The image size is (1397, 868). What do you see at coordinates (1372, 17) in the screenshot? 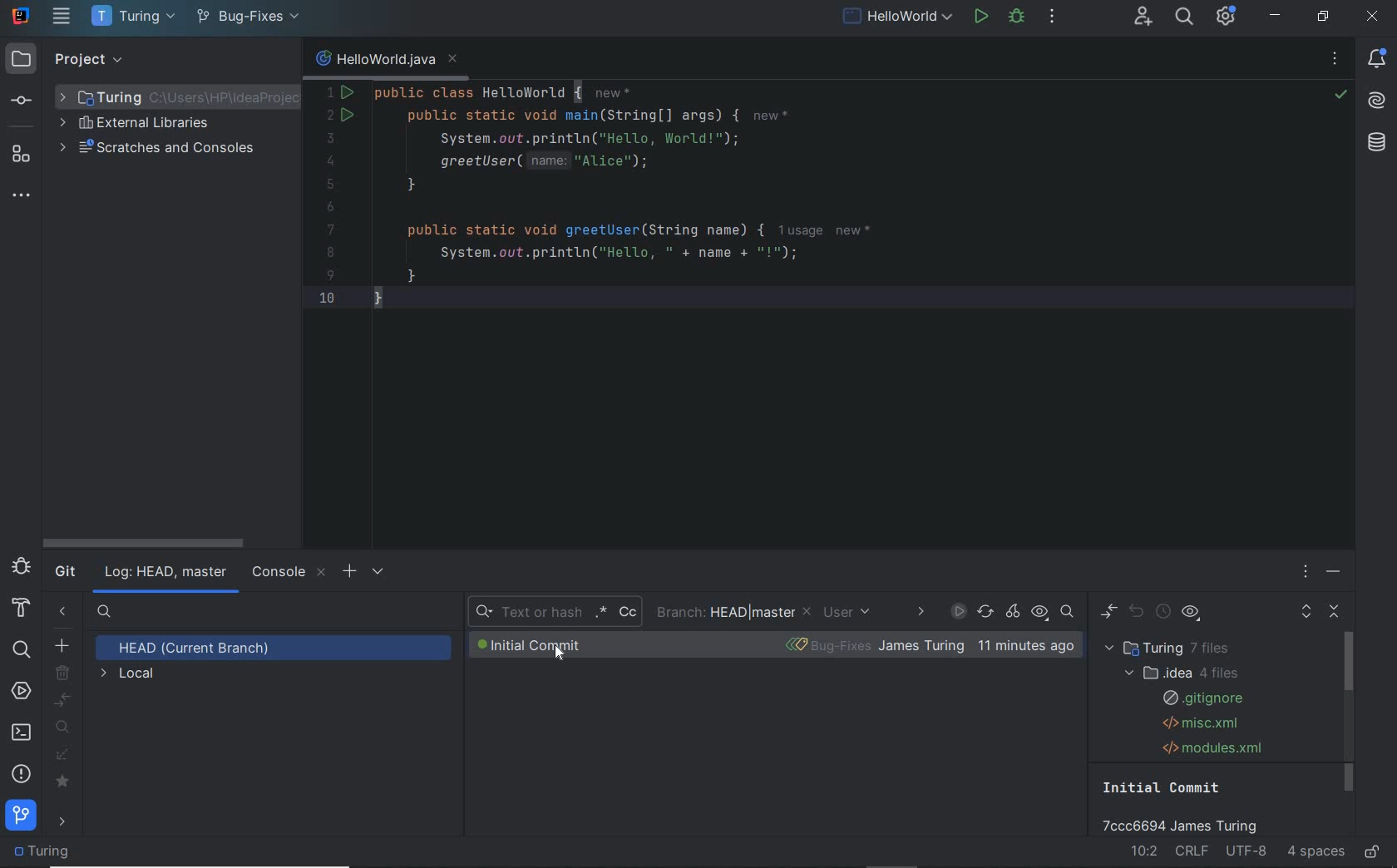
I see `close` at bounding box center [1372, 17].